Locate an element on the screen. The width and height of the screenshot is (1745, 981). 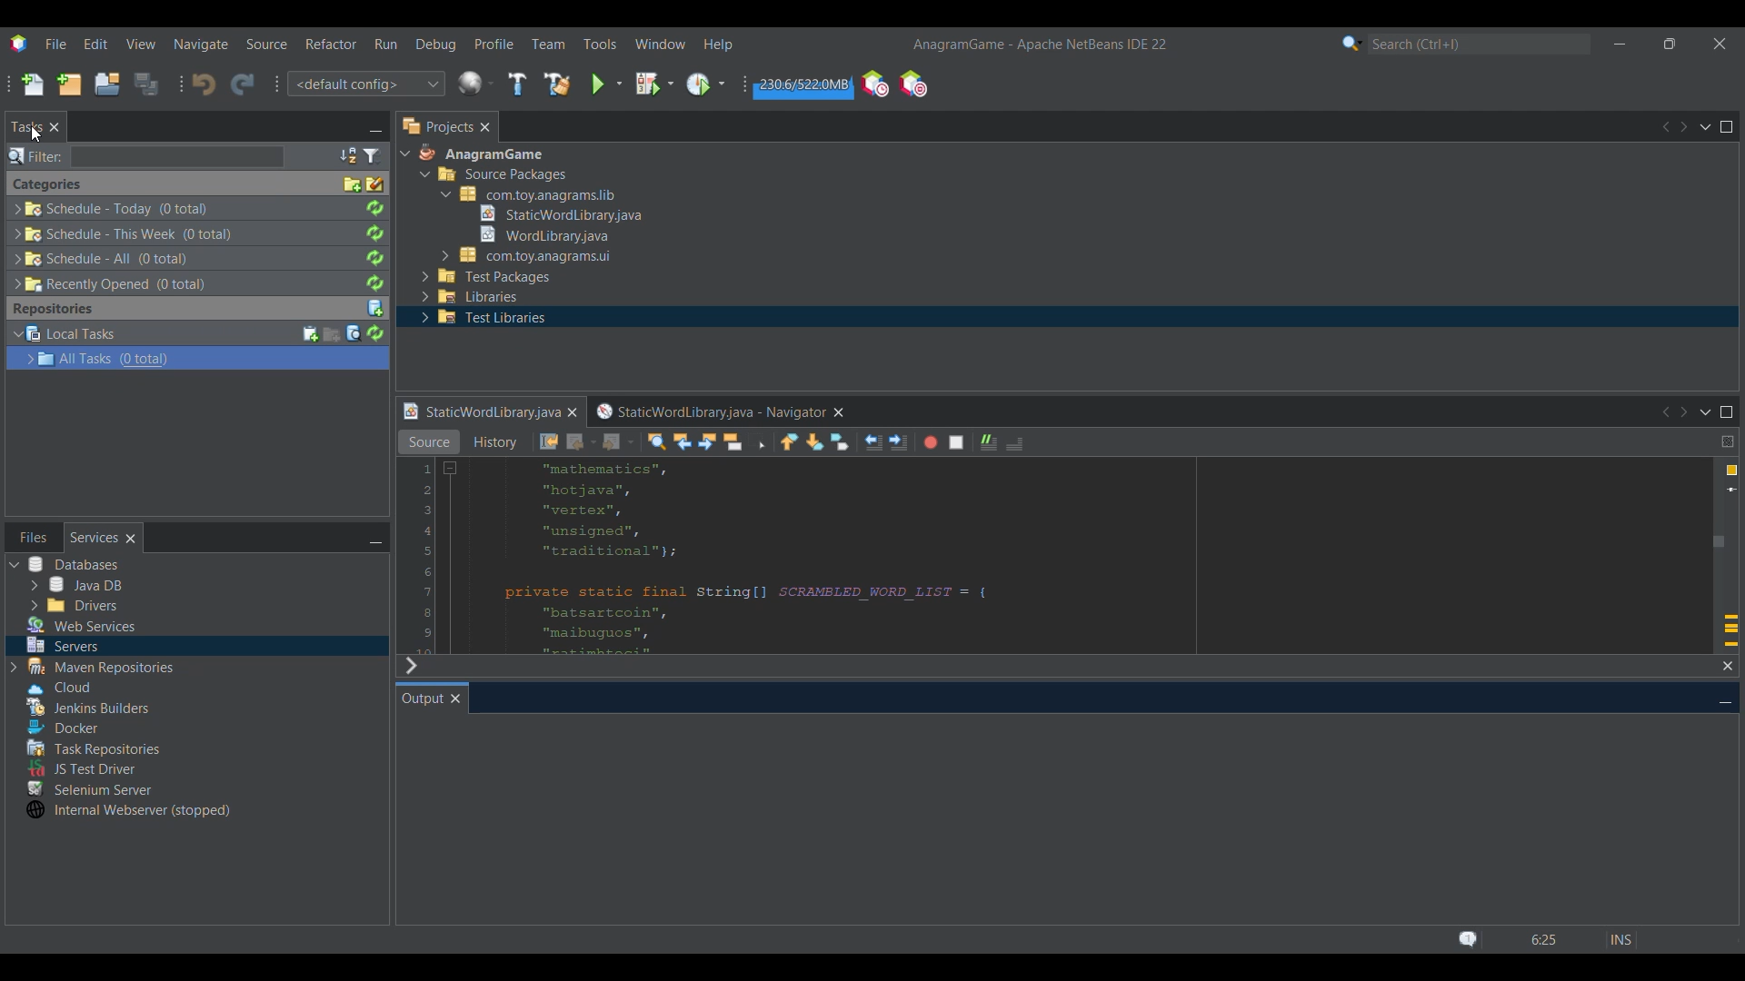
 is located at coordinates (55, 685).